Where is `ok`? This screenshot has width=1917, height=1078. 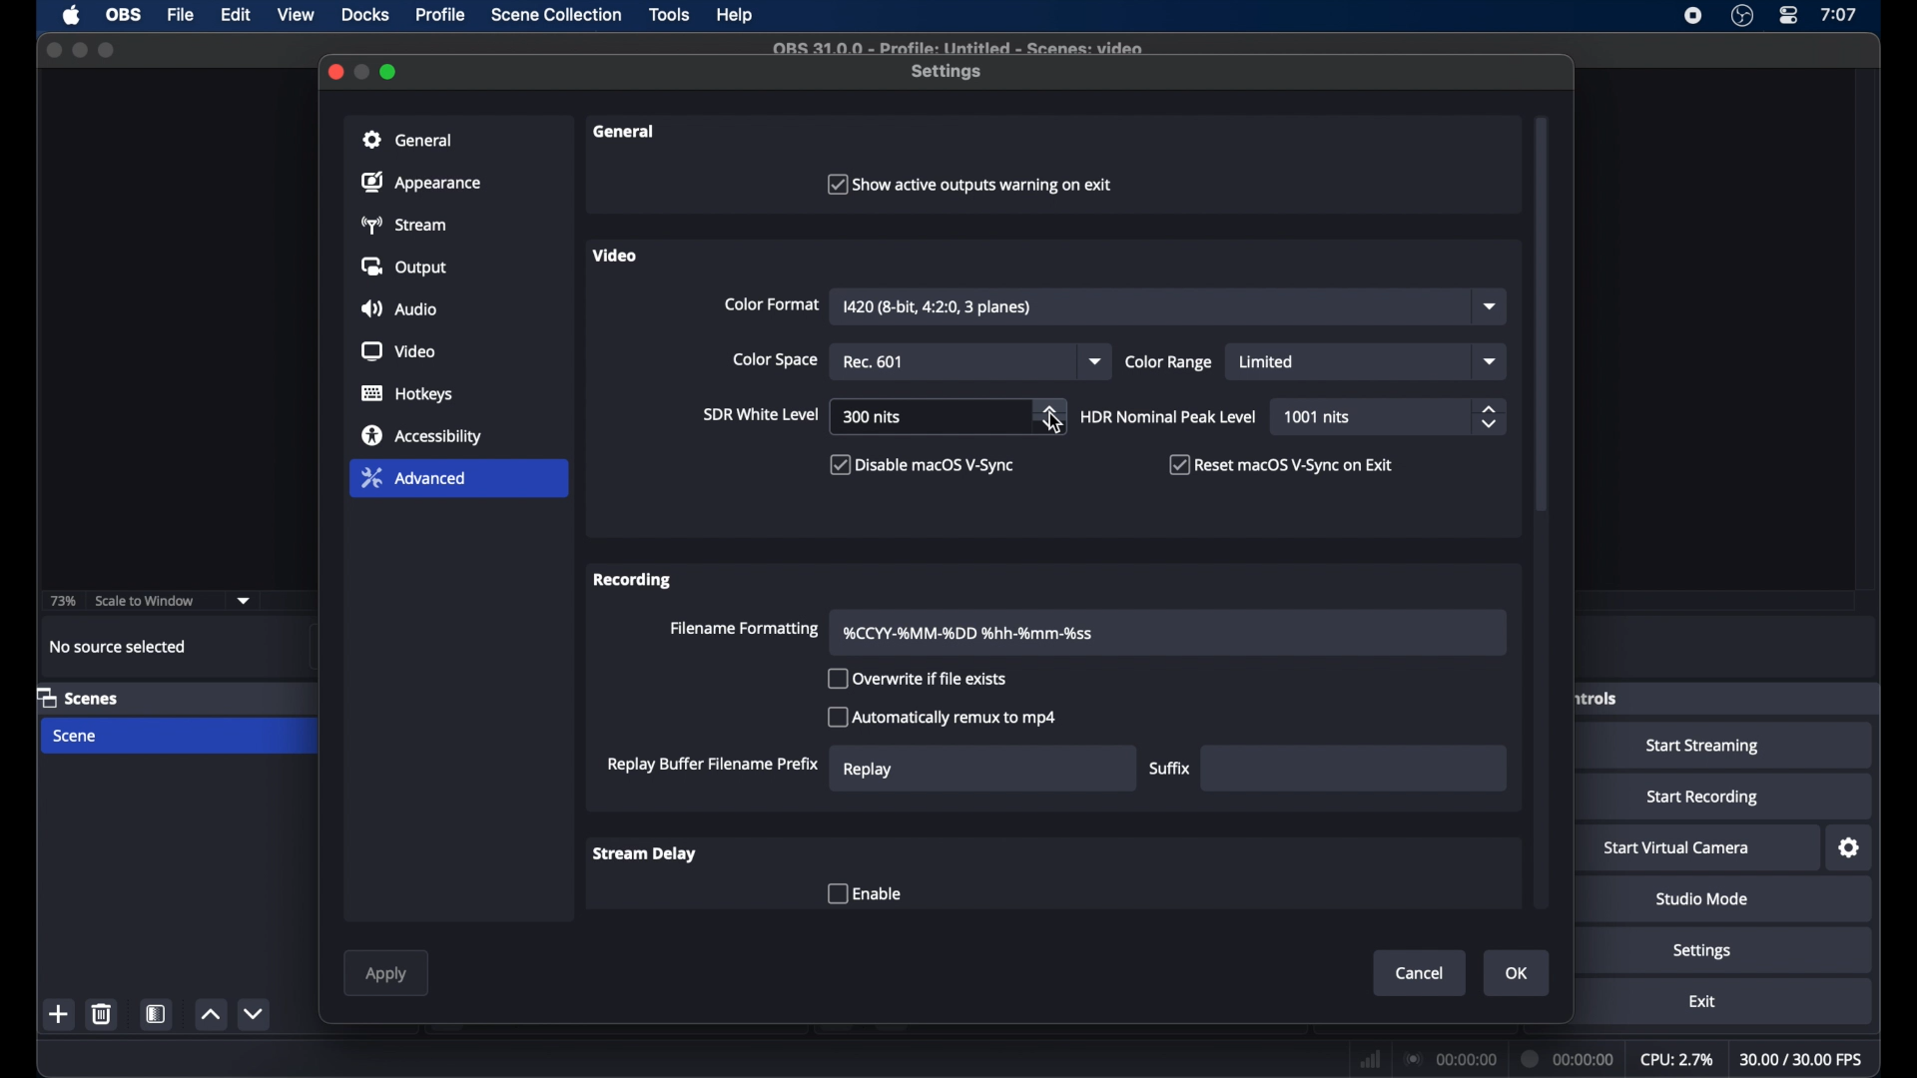 ok is located at coordinates (1517, 974).